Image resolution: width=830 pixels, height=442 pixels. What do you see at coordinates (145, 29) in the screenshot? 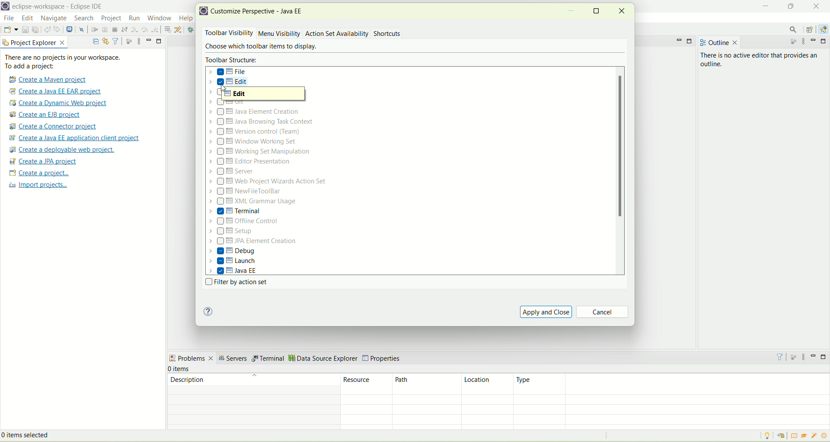
I see `step over` at bounding box center [145, 29].